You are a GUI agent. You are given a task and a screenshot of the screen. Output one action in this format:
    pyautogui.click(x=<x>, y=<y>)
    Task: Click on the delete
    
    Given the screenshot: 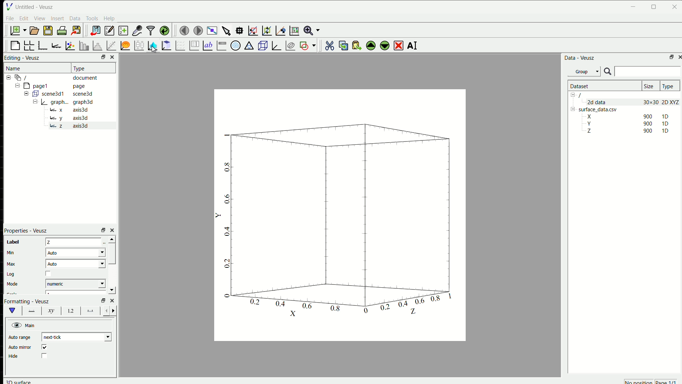 What is the action you would take?
    pyautogui.click(x=399, y=46)
    